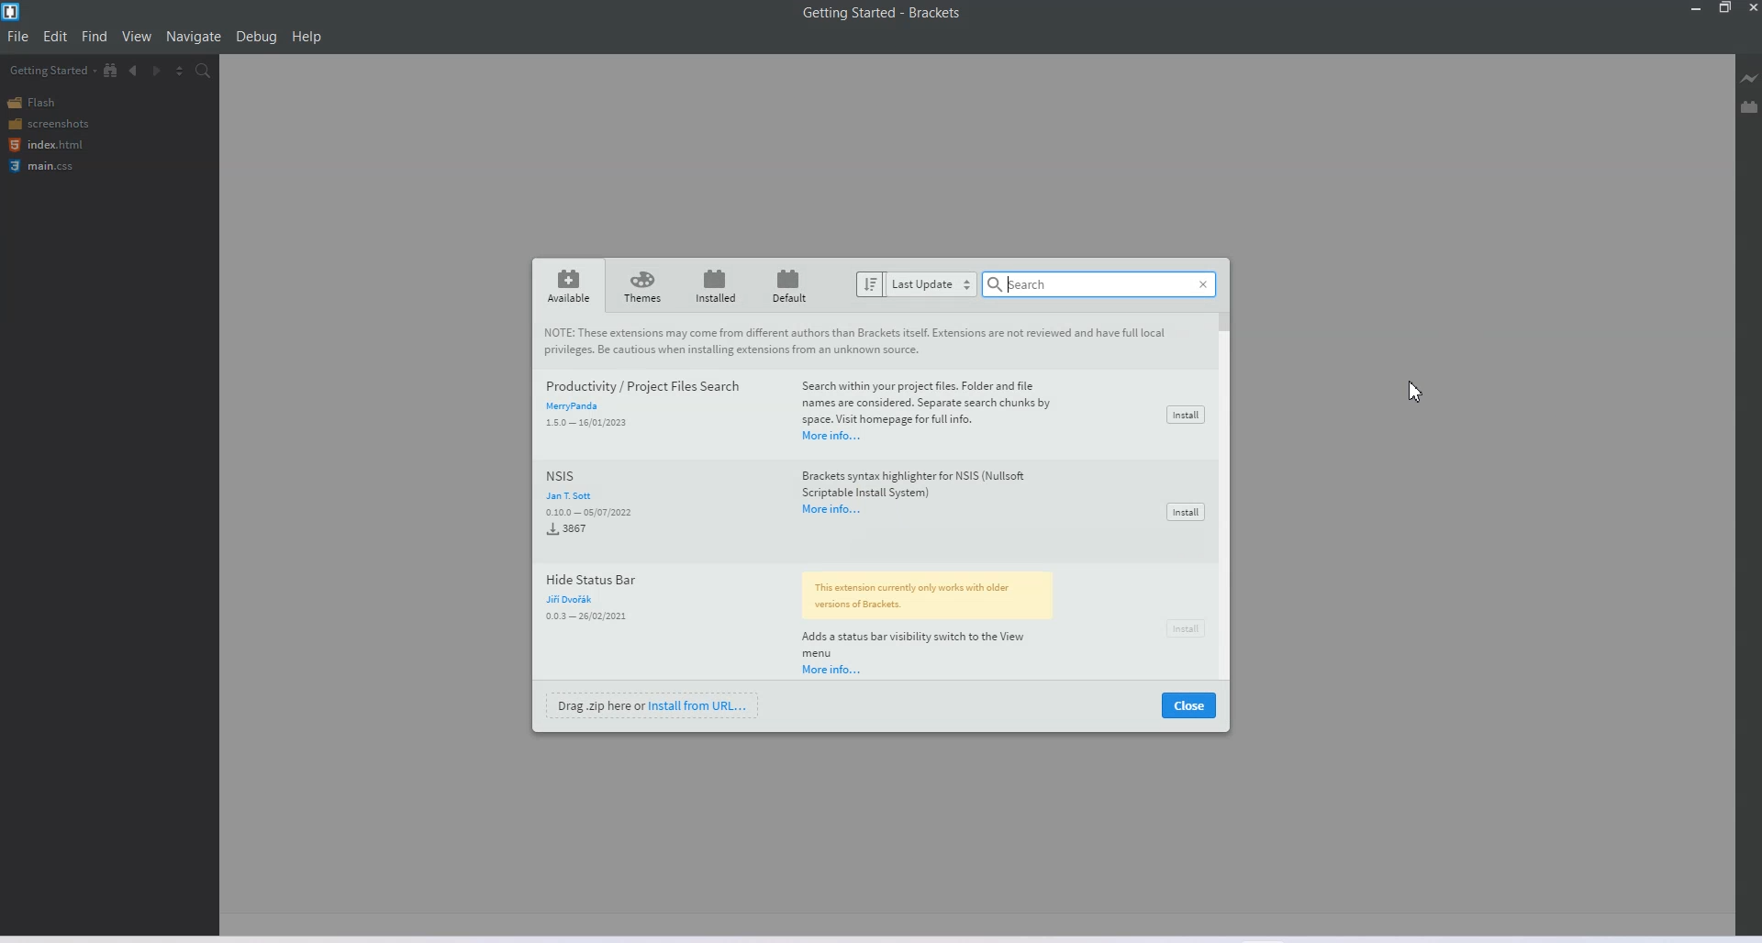  What do you see at coordinates (643, 284) in the screenshot?
I see `themes` at bounding box center [643, 284].